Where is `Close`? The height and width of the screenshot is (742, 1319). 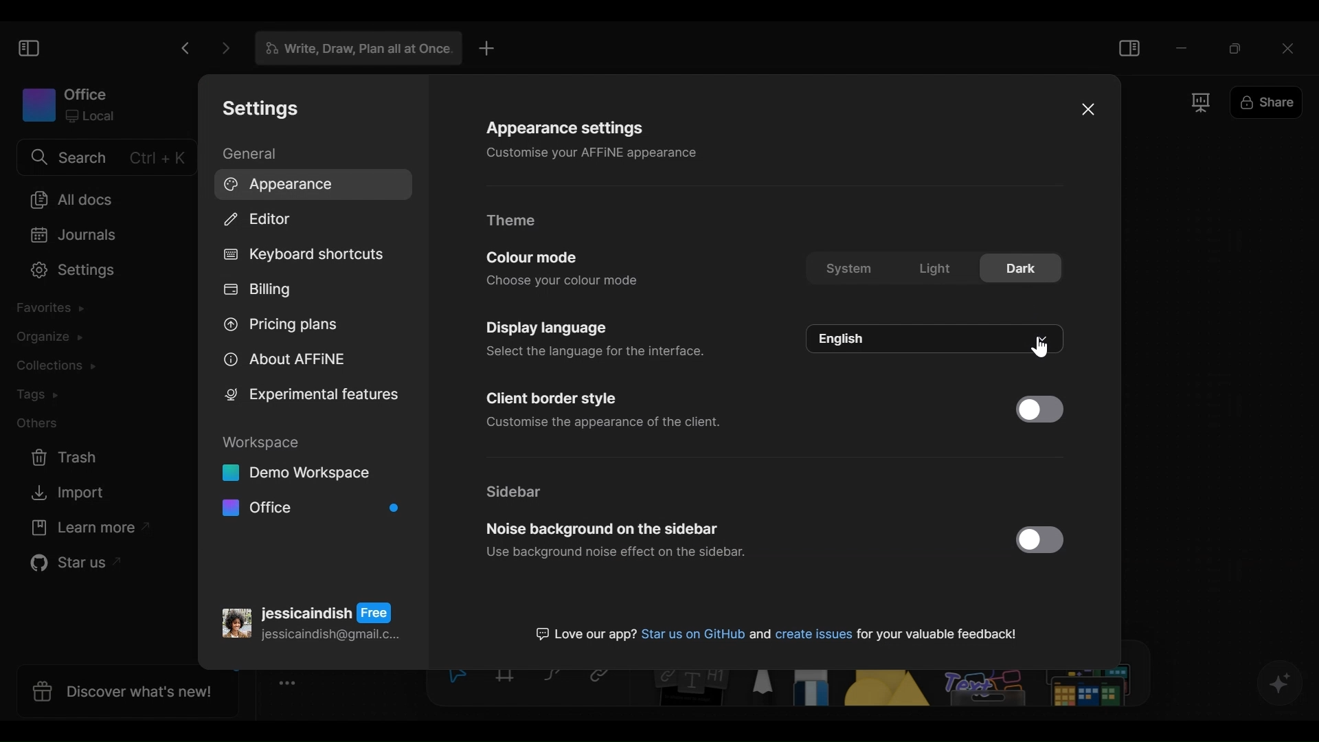 Close is located at coordinates (1086, 109).